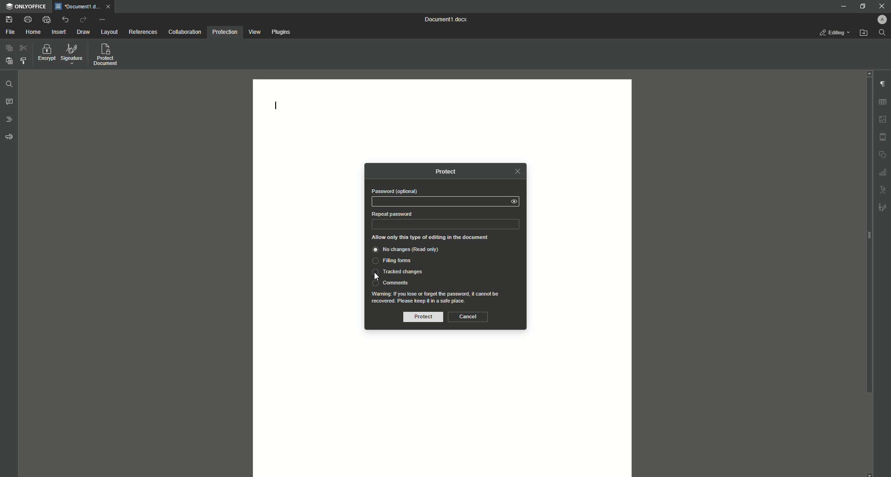 The image size is (891, 477). I want to click on Save, so click(8, 19).